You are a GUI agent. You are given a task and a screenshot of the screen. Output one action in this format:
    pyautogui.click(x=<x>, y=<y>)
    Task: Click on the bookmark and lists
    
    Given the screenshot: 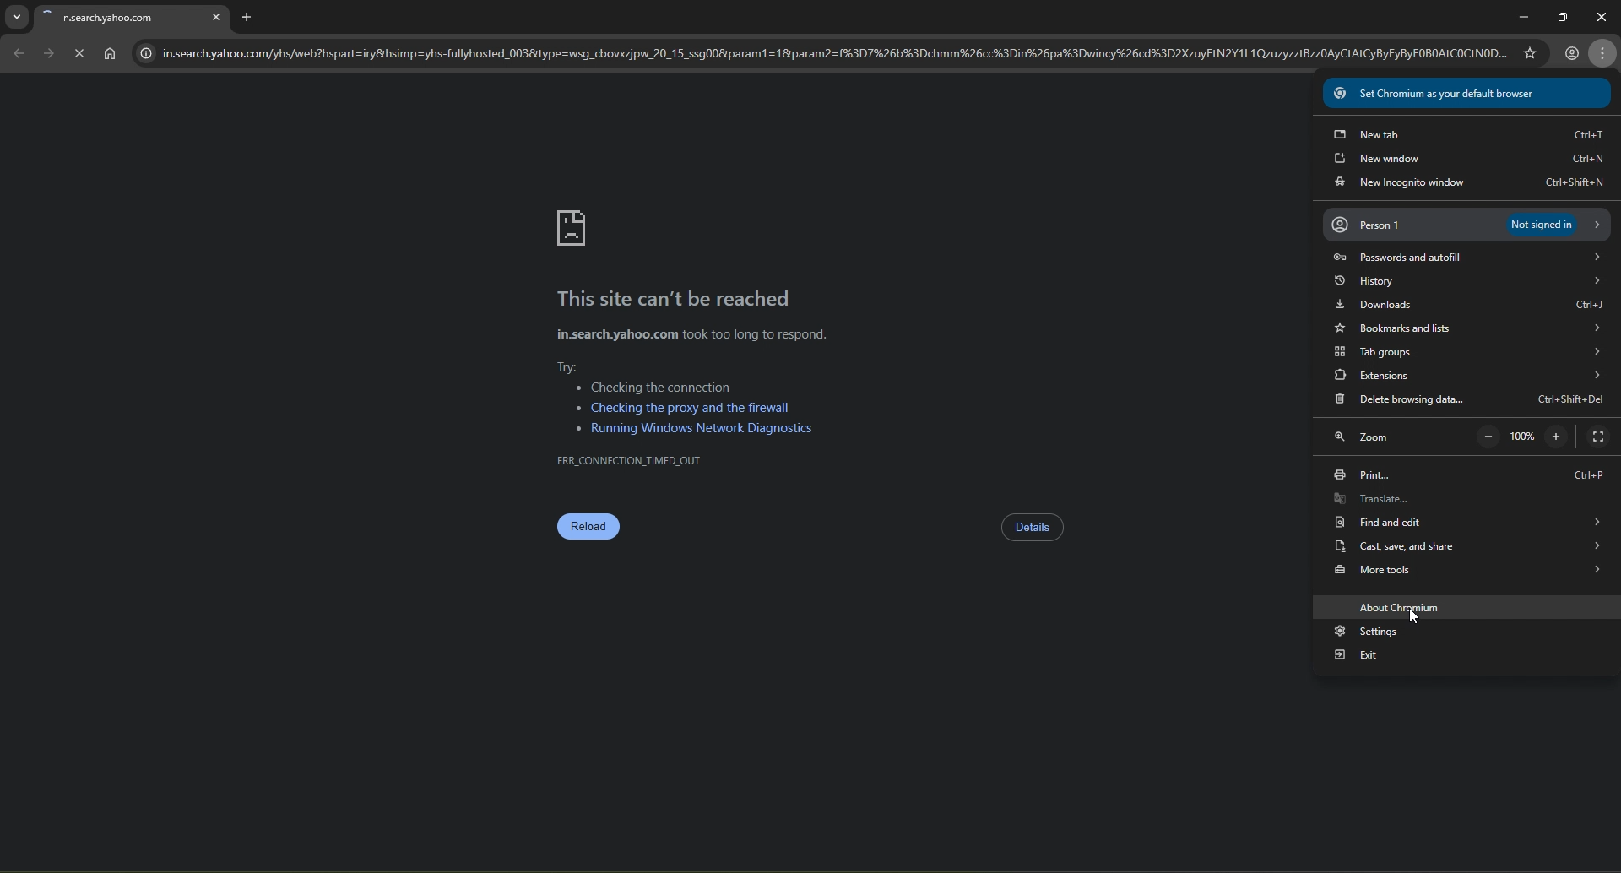 What is the action you would take?
    pyautogui.click(x=1472, y=328)
    